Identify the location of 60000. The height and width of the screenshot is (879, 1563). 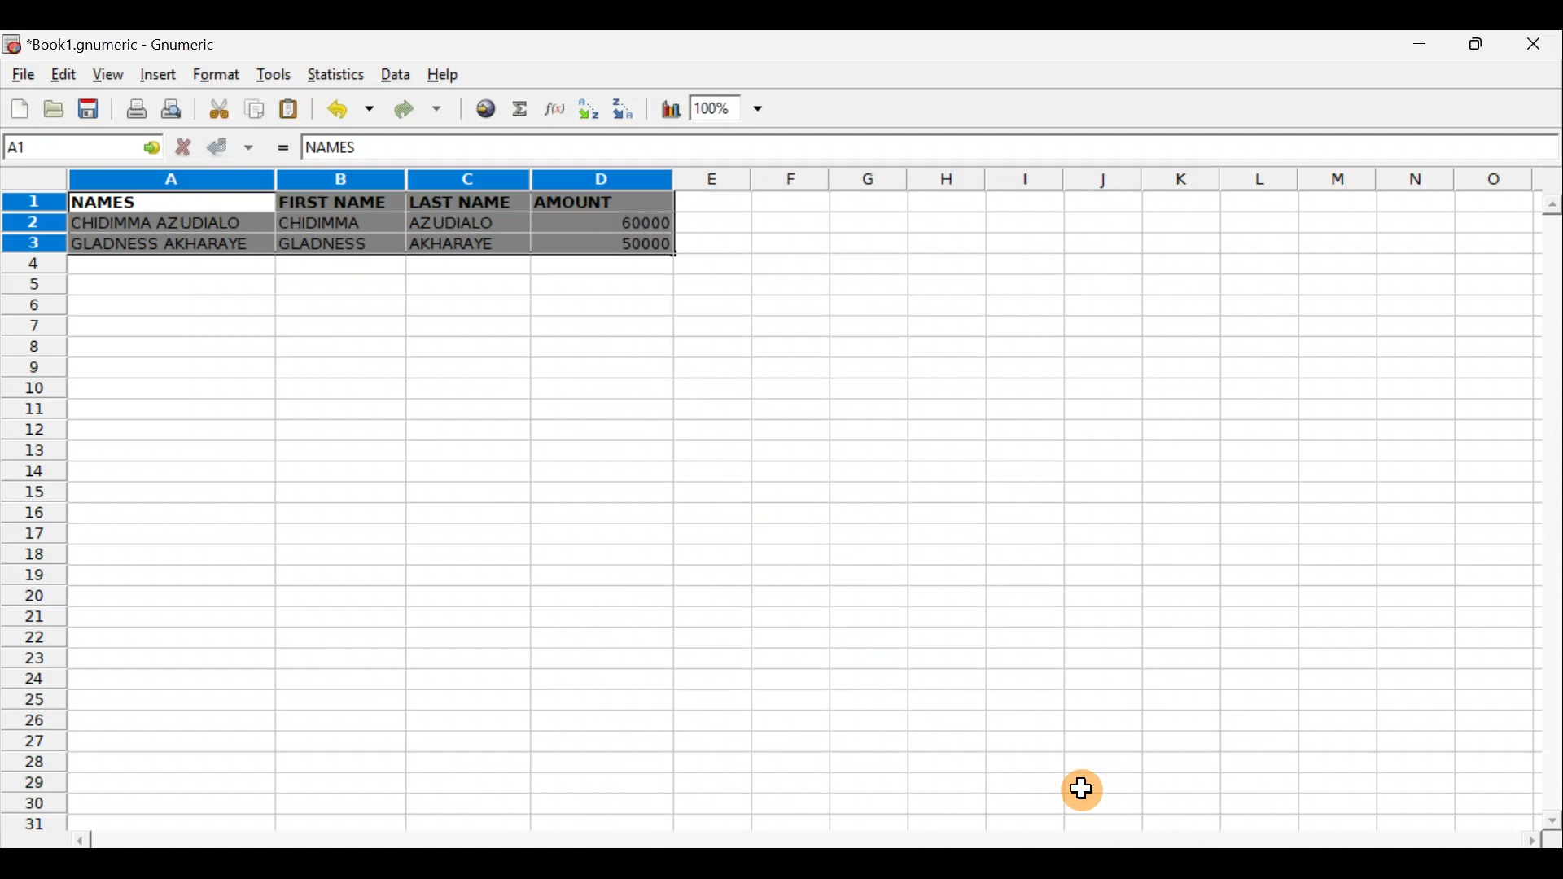
(629, 243).